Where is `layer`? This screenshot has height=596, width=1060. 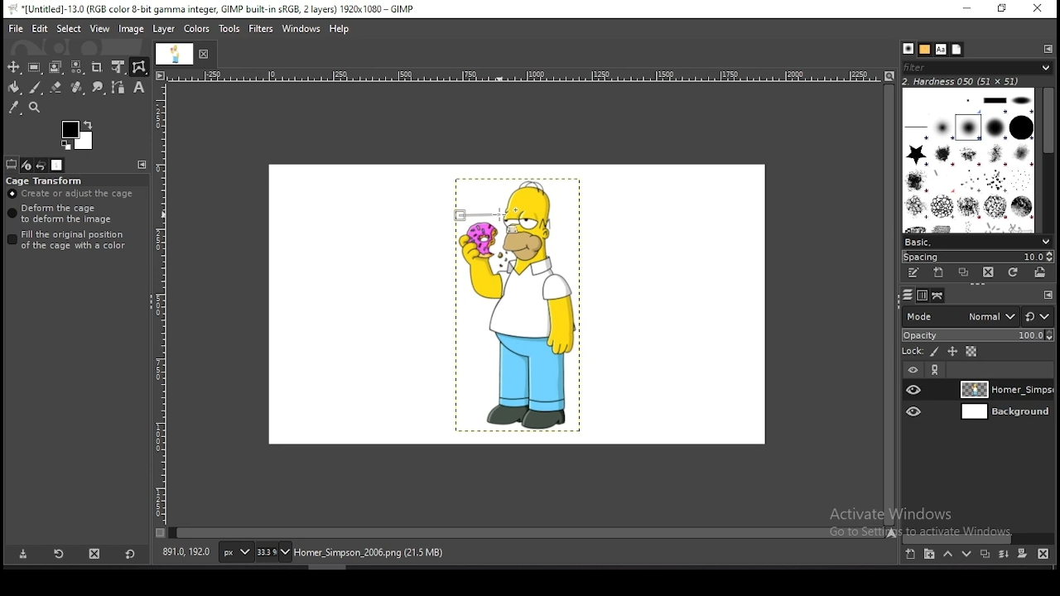
layer is located at coordinates (1003, 413).